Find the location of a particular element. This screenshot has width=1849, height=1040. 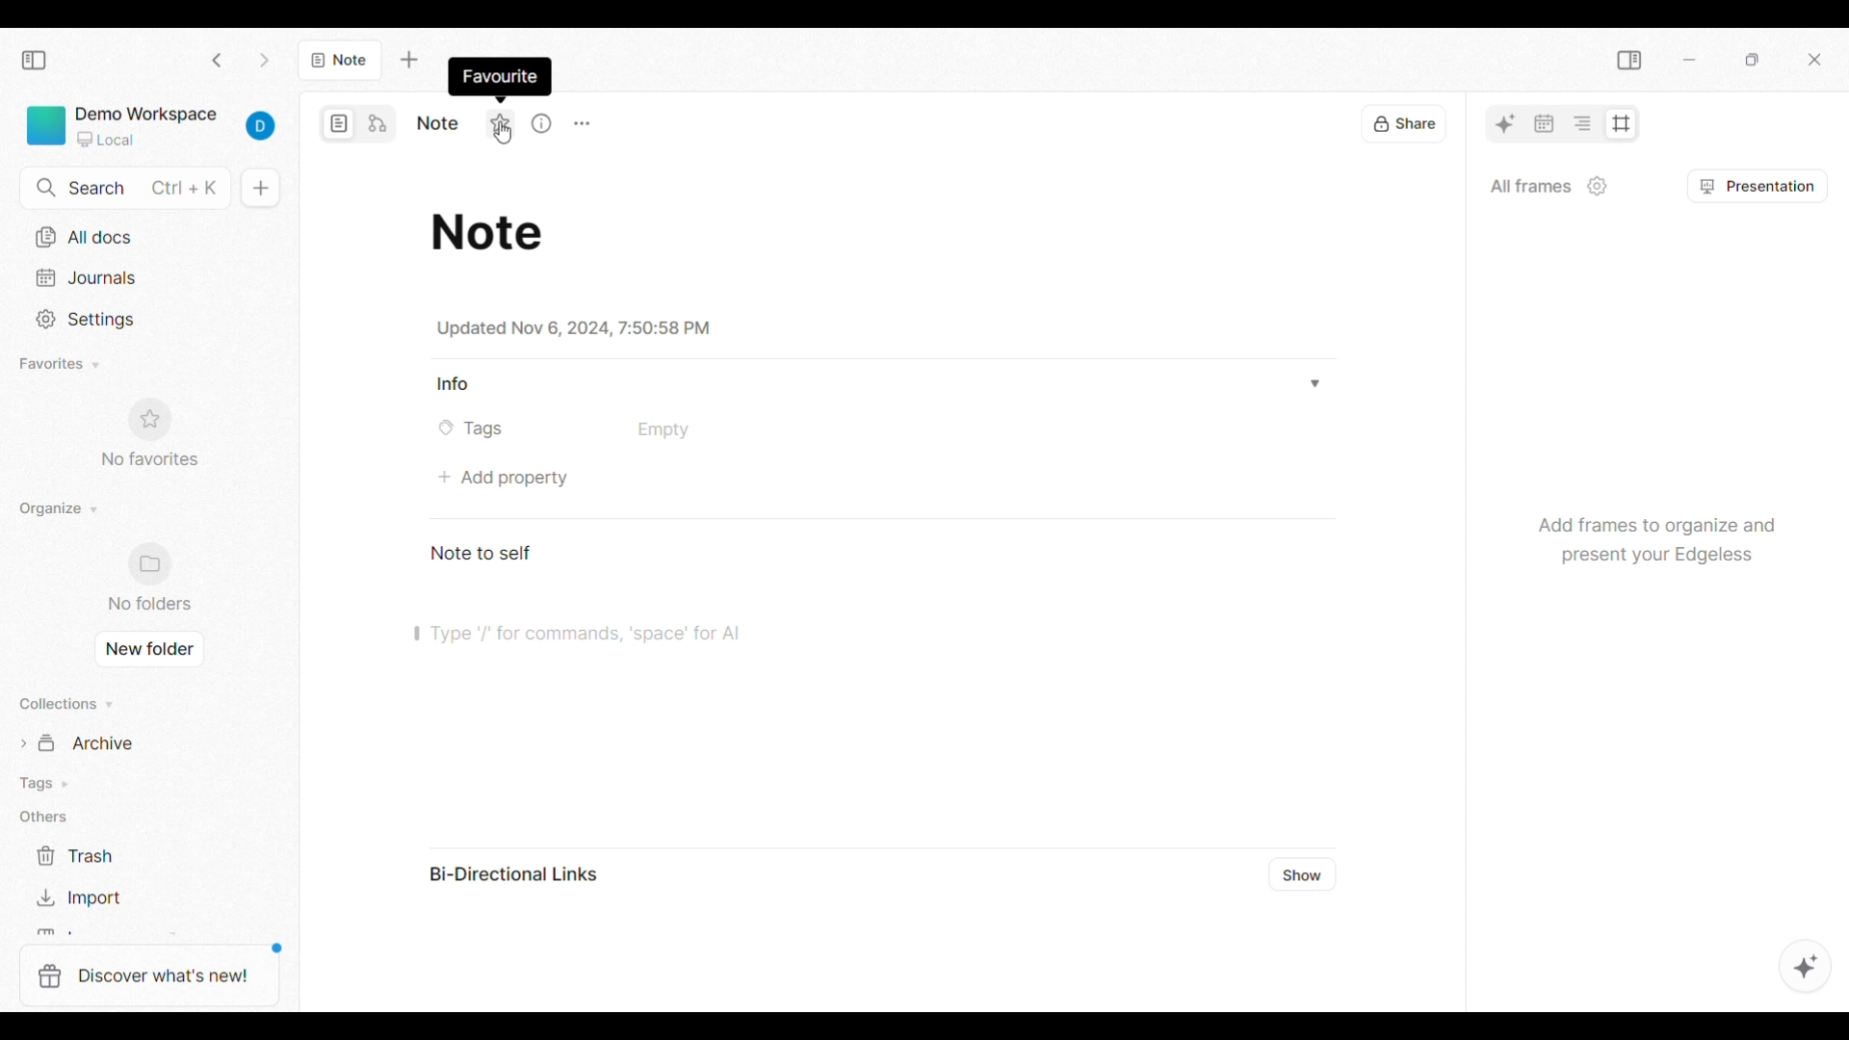

© Tags is located at coordinates (477, 429).